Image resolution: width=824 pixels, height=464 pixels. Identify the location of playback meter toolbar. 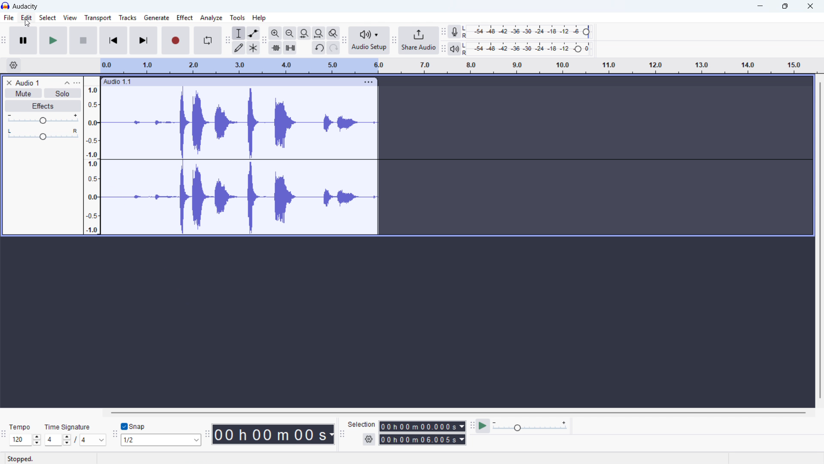
(443, 49).